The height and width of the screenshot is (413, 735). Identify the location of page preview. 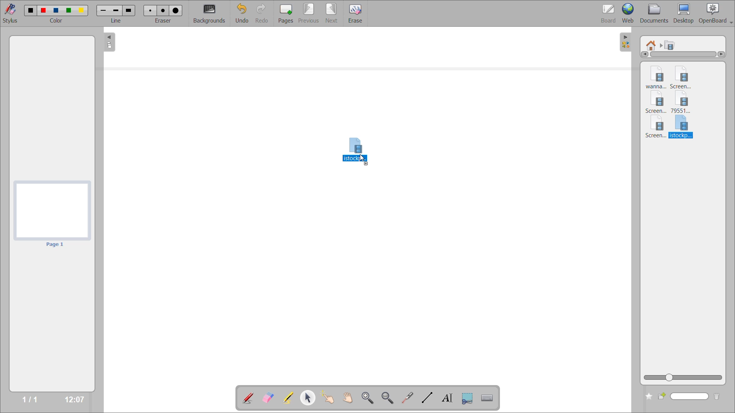
(52, 214).